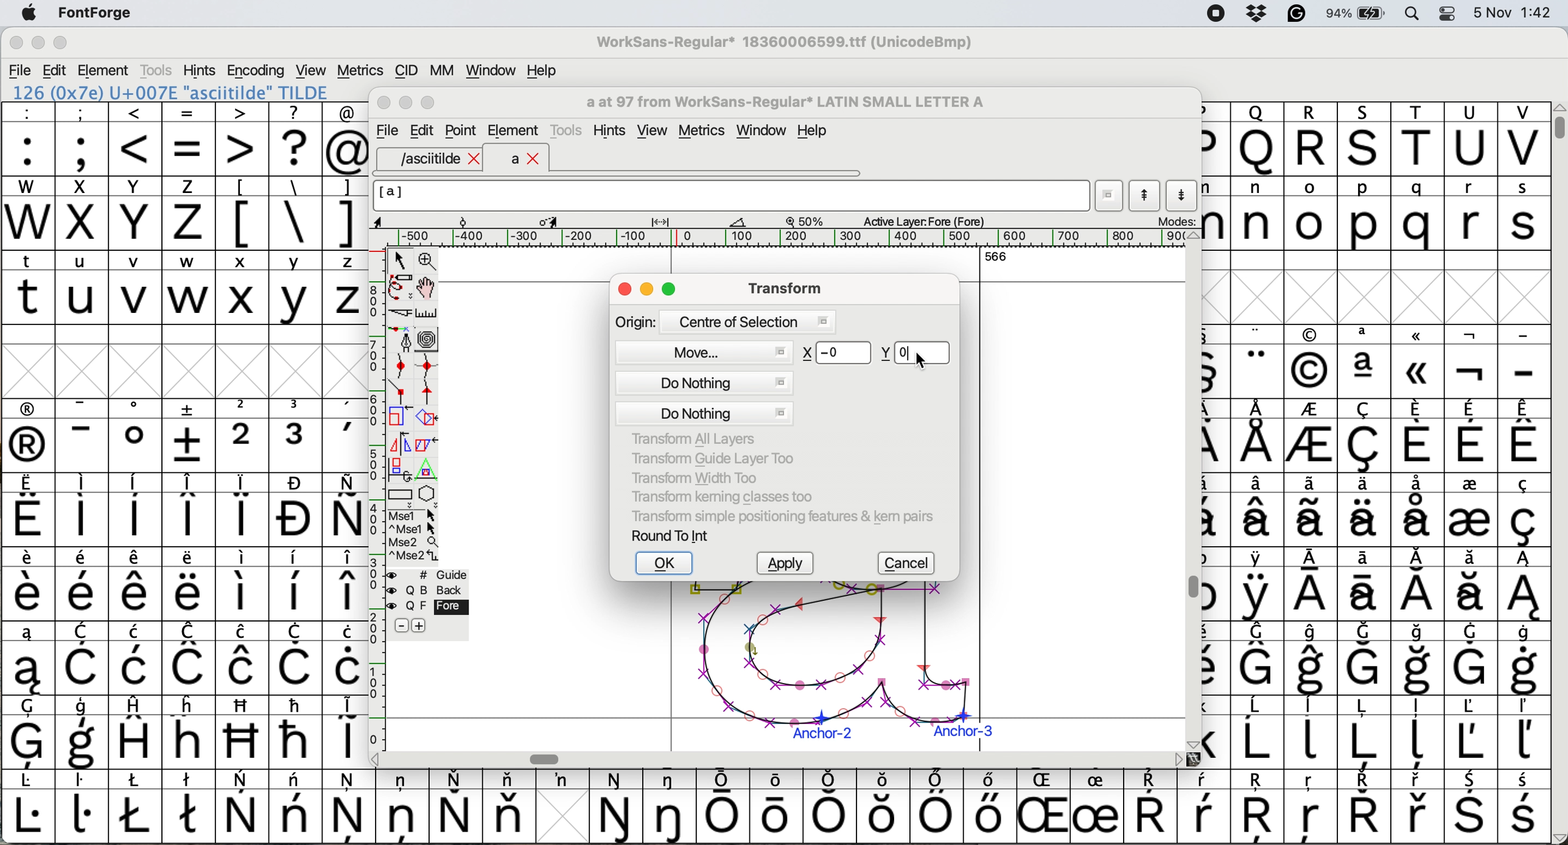 The image size is (1568, 845). I want to click on Y, so click(137, 213).